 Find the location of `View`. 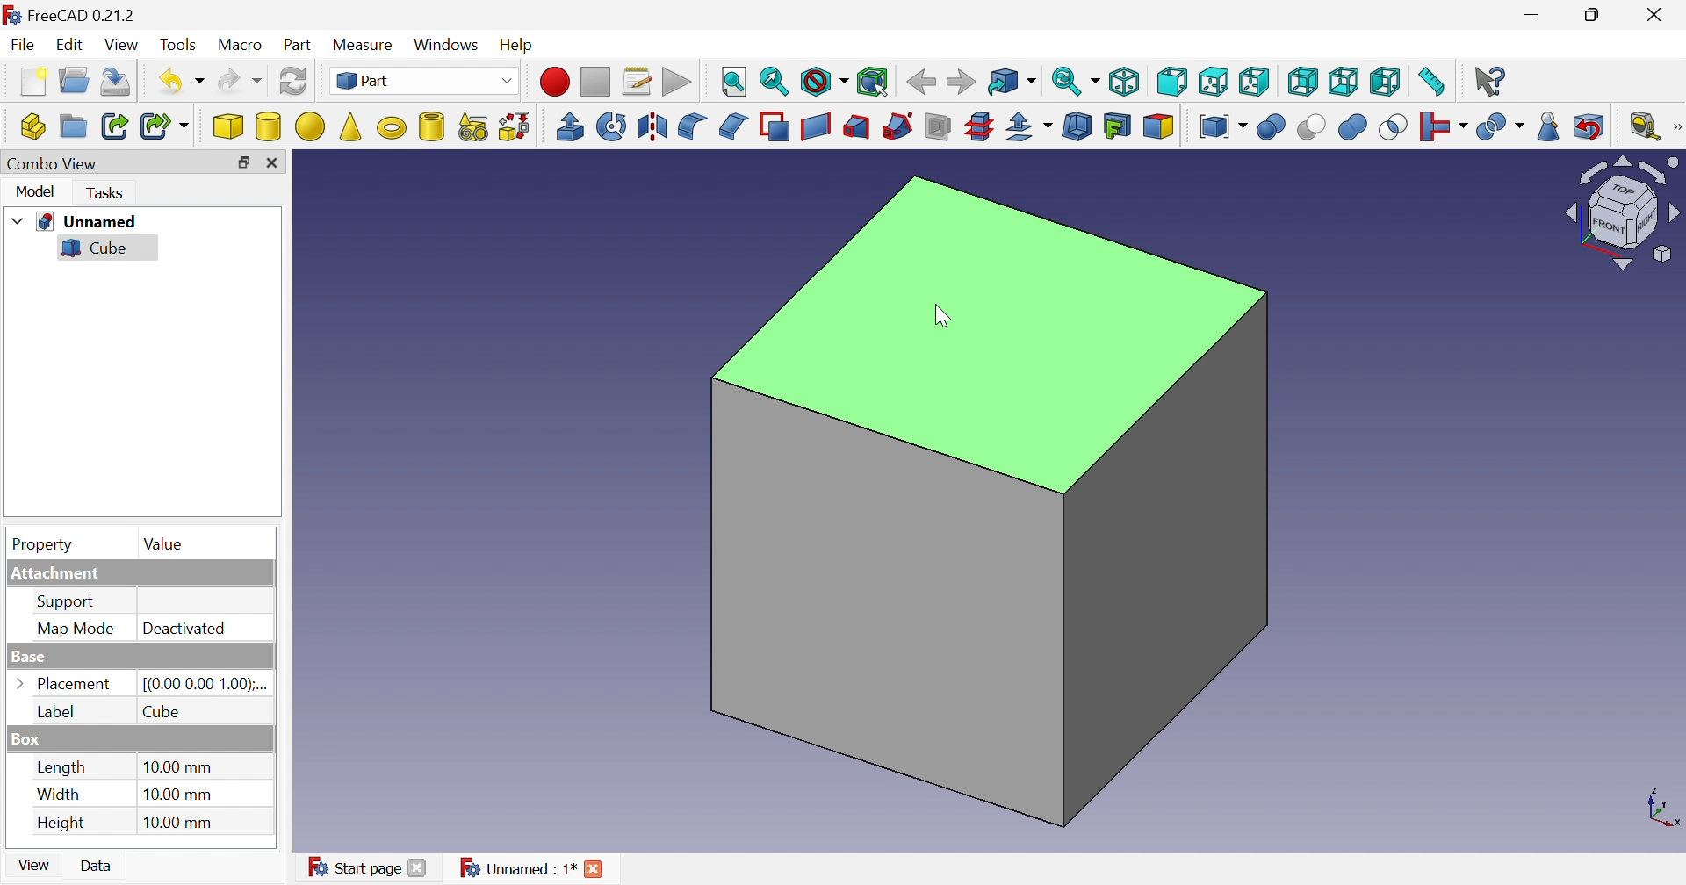

View is located at coordinates (124, 45).